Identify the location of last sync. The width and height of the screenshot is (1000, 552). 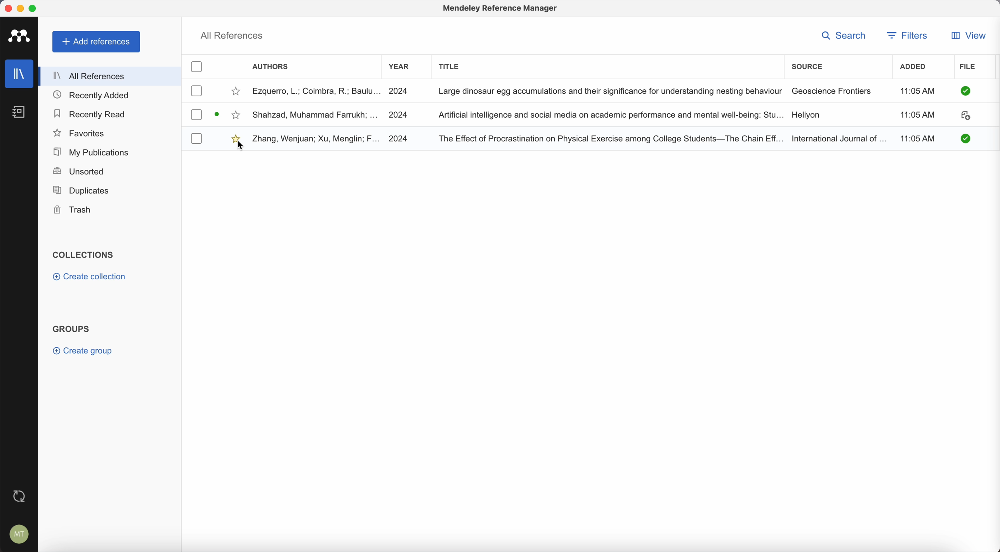
(19, 495).